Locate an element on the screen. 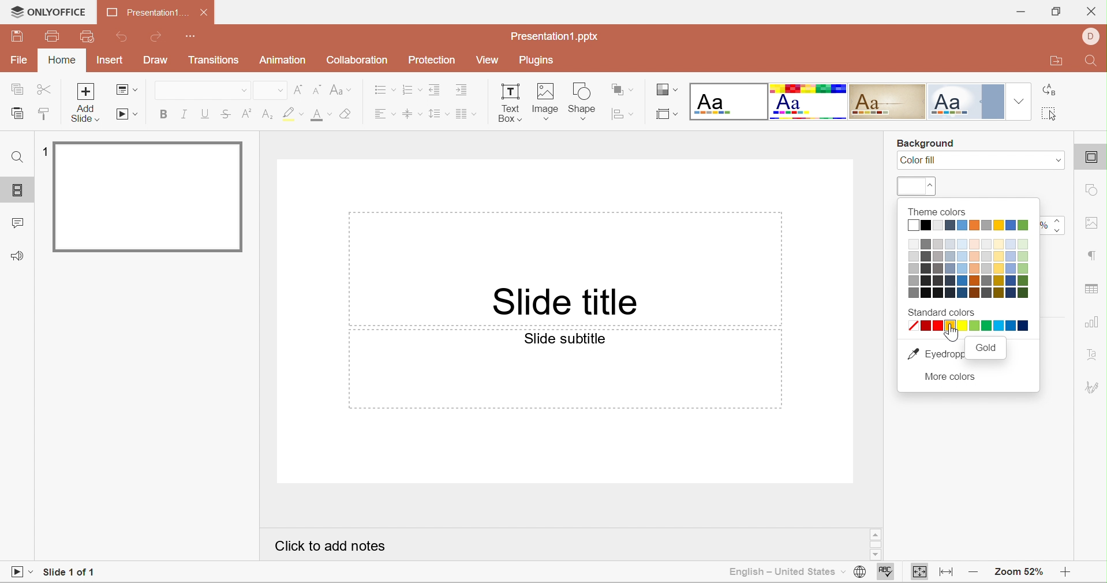  Background is located at coordinates (927, 144).